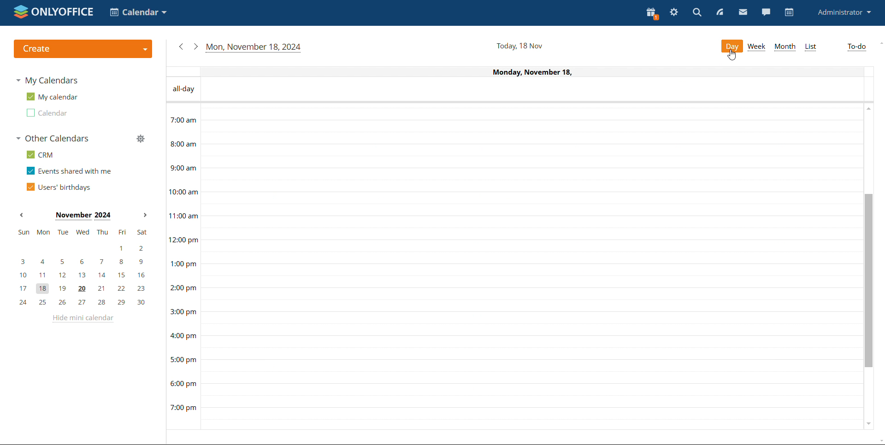  Describe the element at coordinates (83, 216) in the screenshot. I see `month on display` at that location.